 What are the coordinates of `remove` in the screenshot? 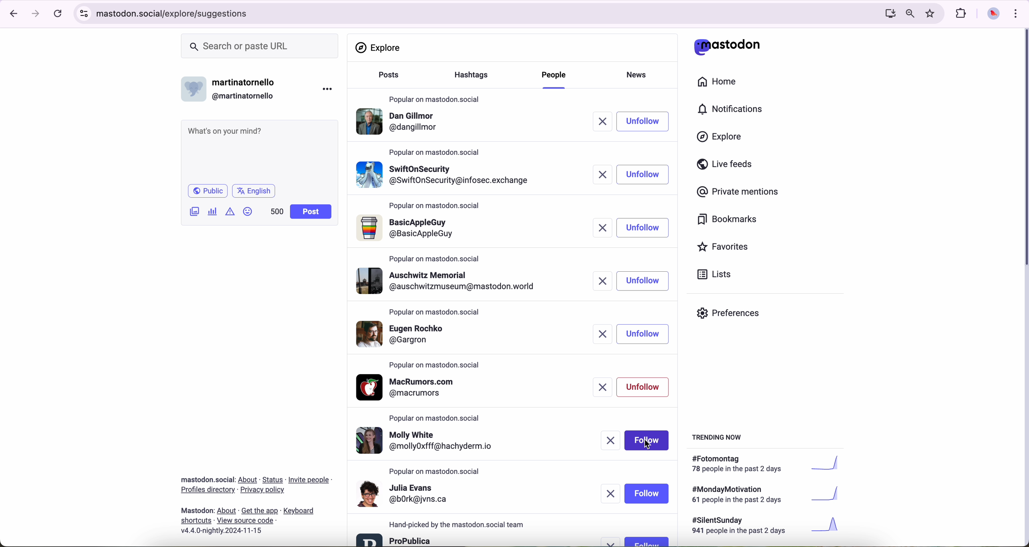 It's located at (598, 387).